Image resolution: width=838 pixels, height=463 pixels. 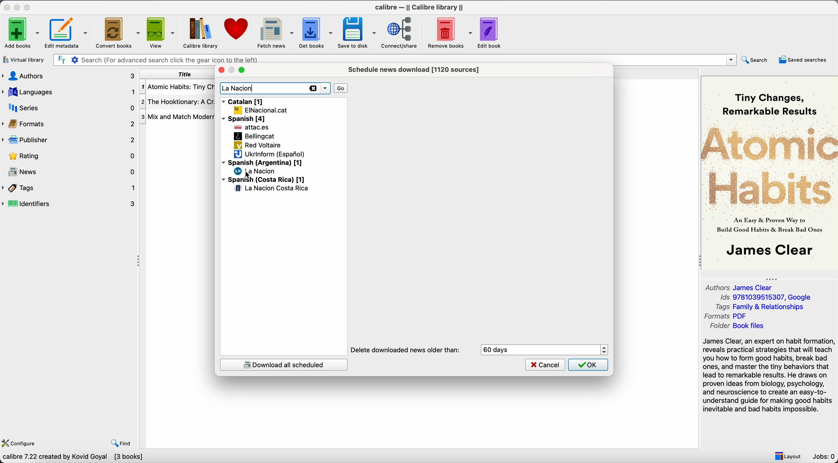 What do you see at coordinates (68, 156) in the screenshot?
I see `rating` at bounding box center [68, 156].